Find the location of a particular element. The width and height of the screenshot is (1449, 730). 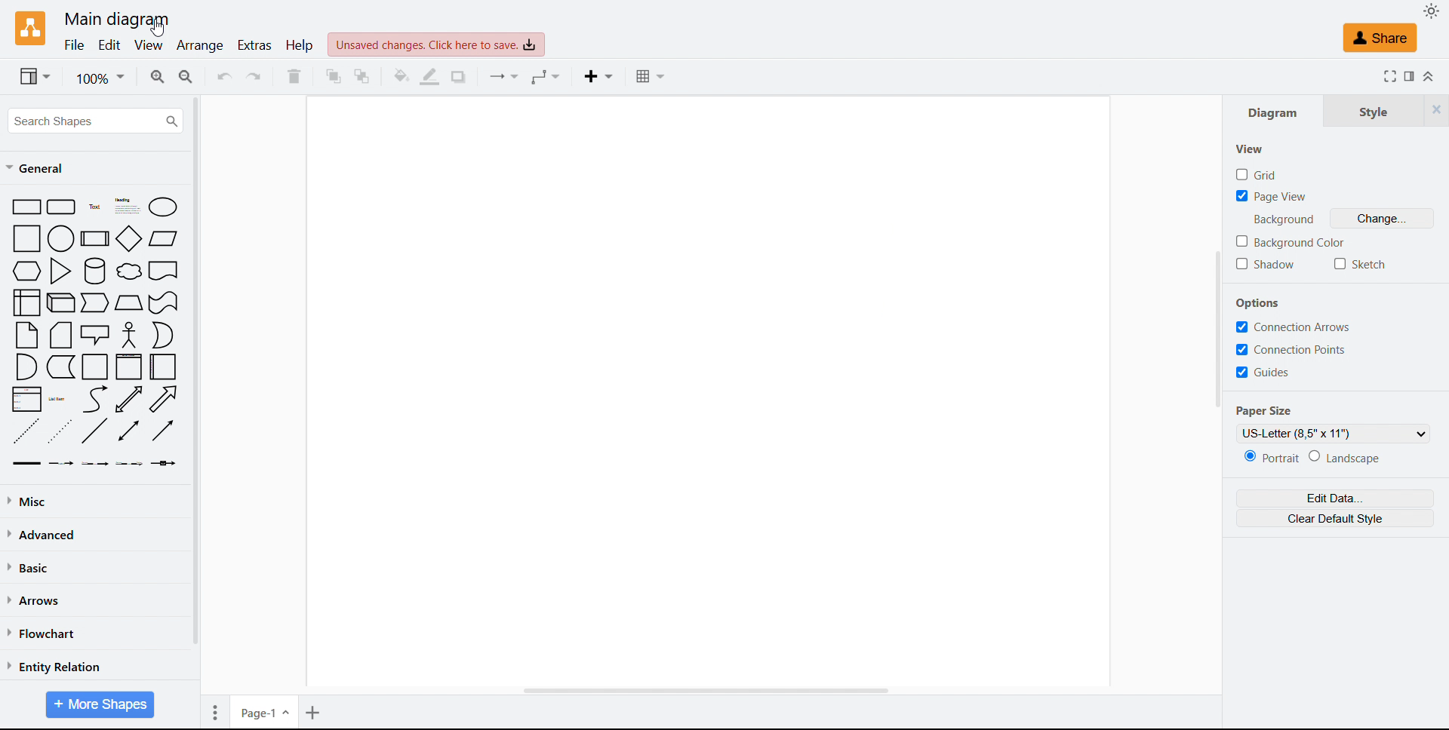

Fill colour  is located at coordinates (400, 76).